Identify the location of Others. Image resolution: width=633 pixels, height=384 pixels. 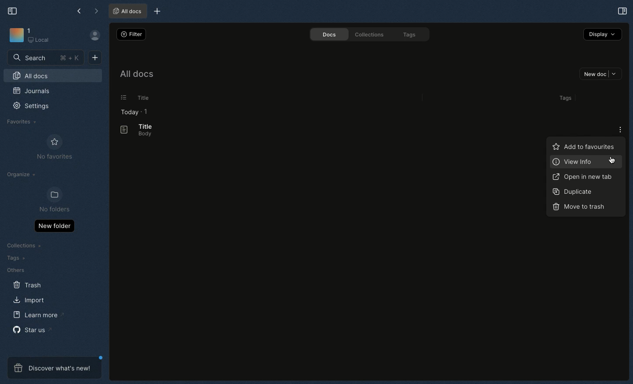
(15, 270).